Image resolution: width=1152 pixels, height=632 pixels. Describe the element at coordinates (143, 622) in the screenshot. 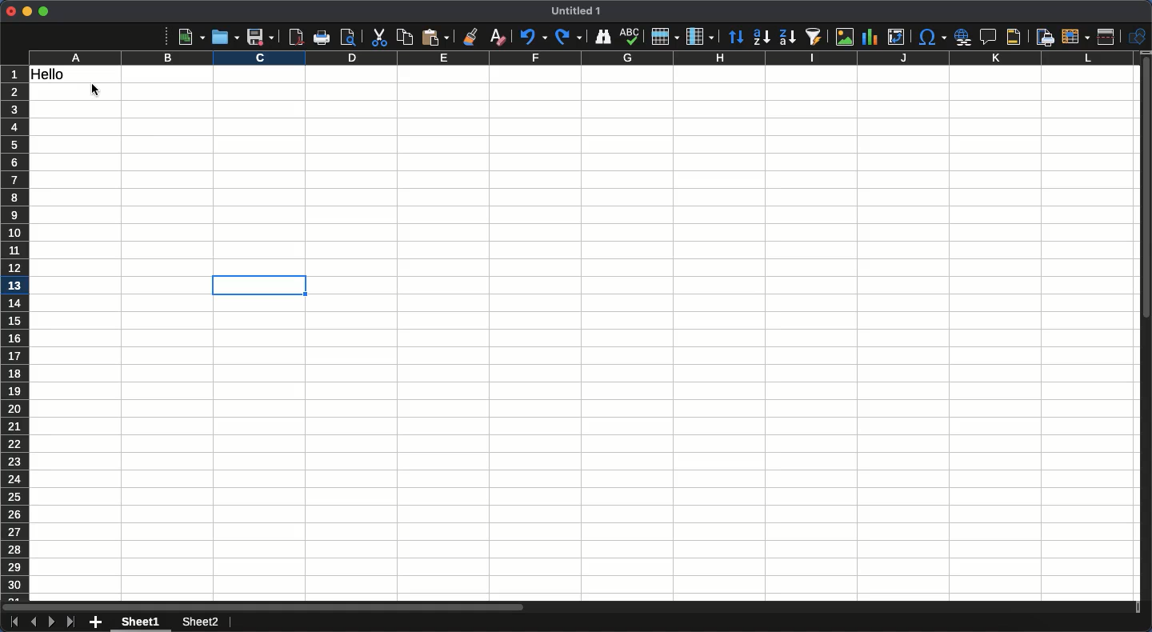

I see `Sheet 1` at that location.